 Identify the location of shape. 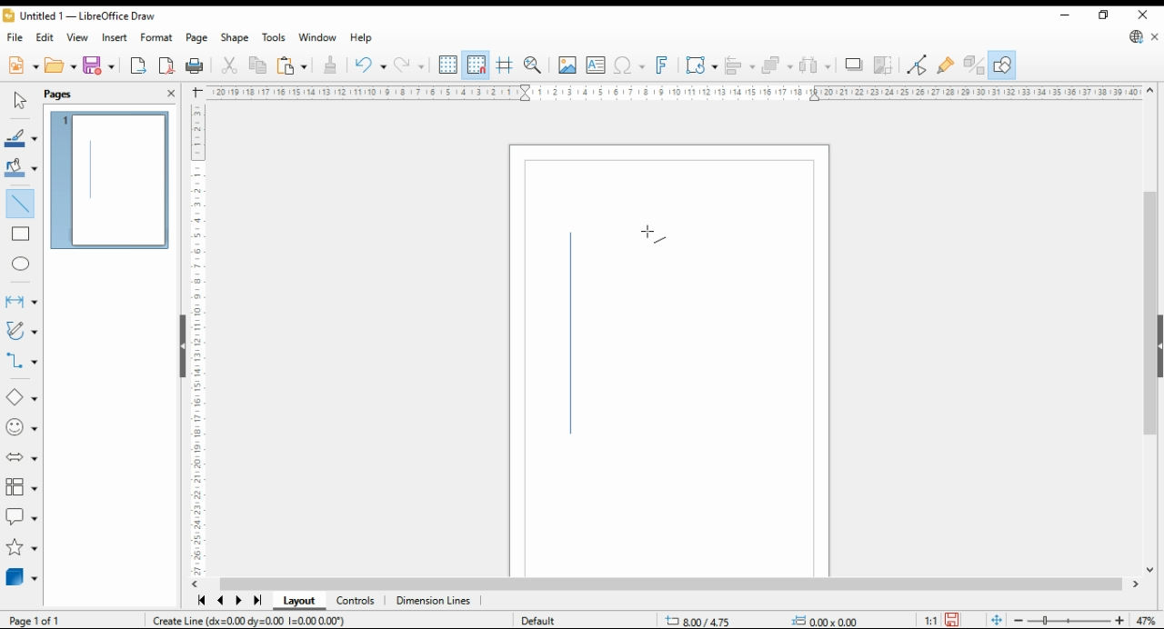
(235, 38).